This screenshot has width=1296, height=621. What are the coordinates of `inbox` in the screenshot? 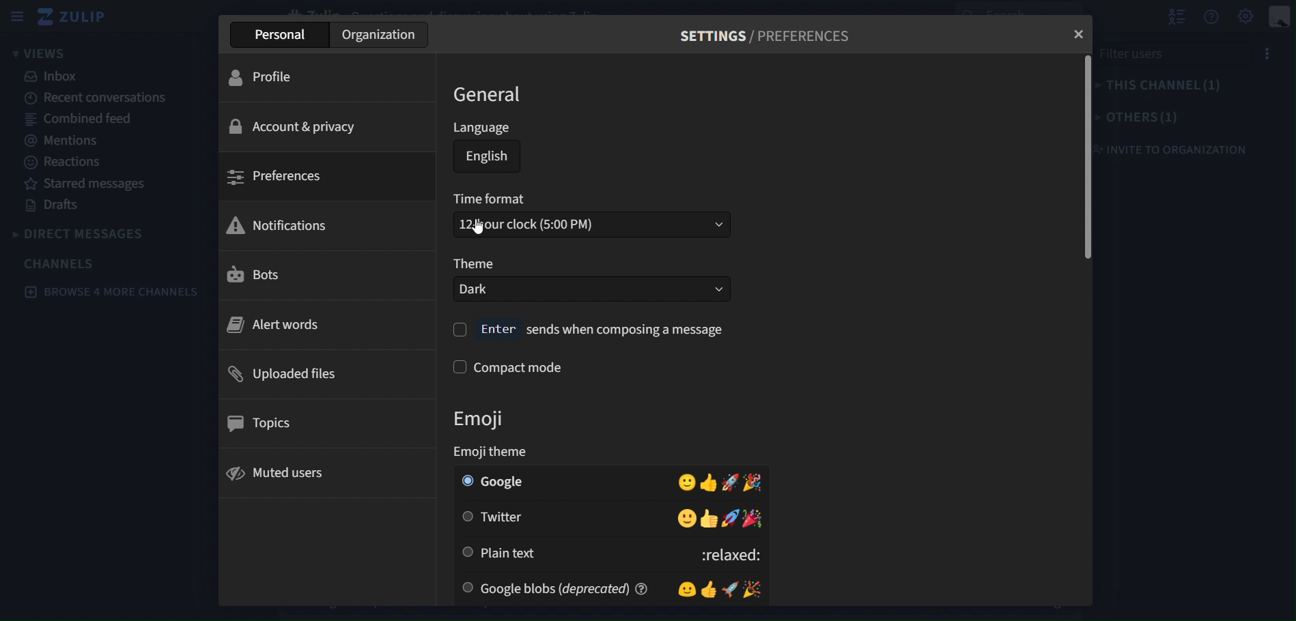 It's located at (51, 76).